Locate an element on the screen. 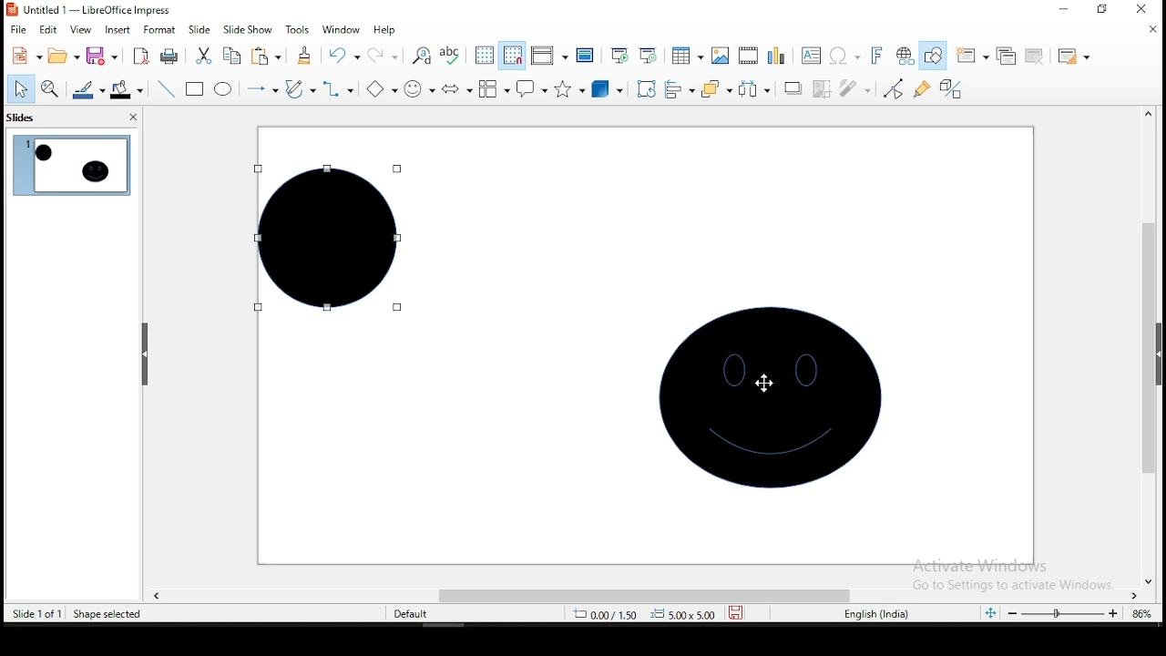 The image size is (1166, 656). scroll bar is located at coordinates (1154, 345).